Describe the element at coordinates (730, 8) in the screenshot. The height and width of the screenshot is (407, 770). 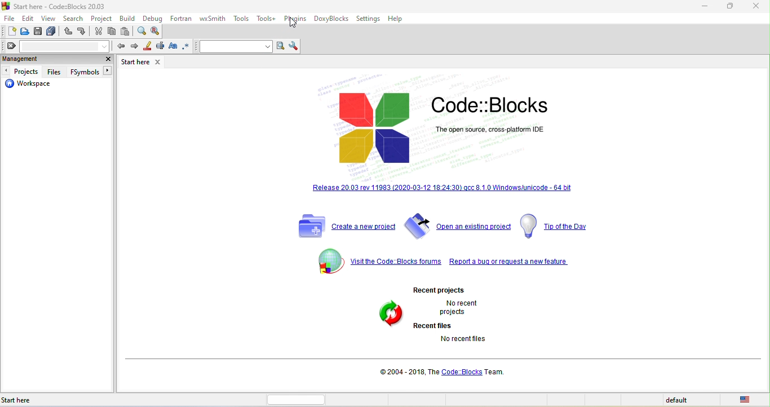
I see `minimize` at that location.